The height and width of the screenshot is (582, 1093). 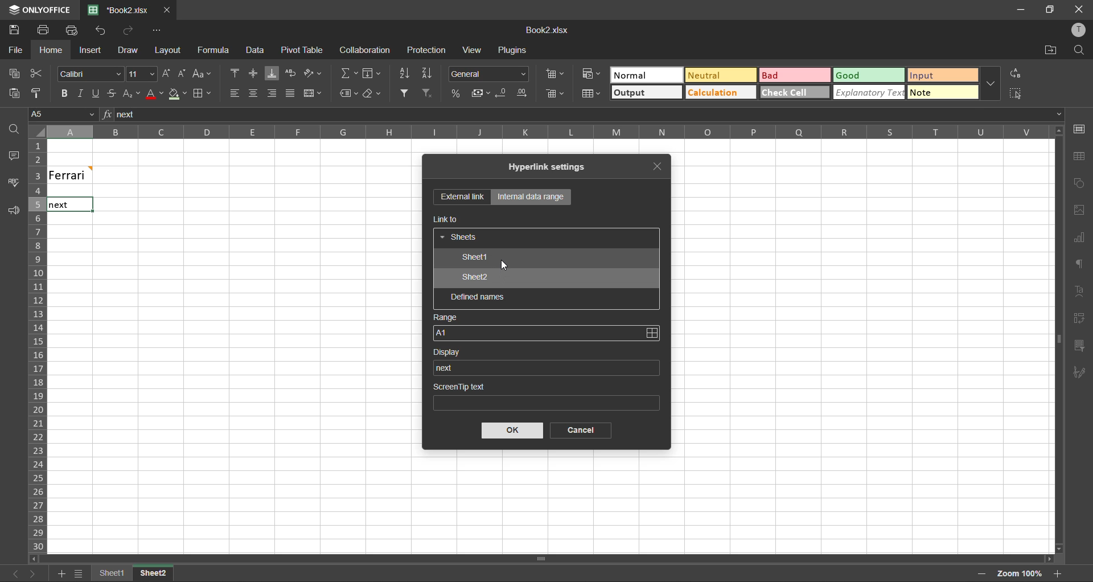 I want to click on explanatory text, so click(x=870, y=93).